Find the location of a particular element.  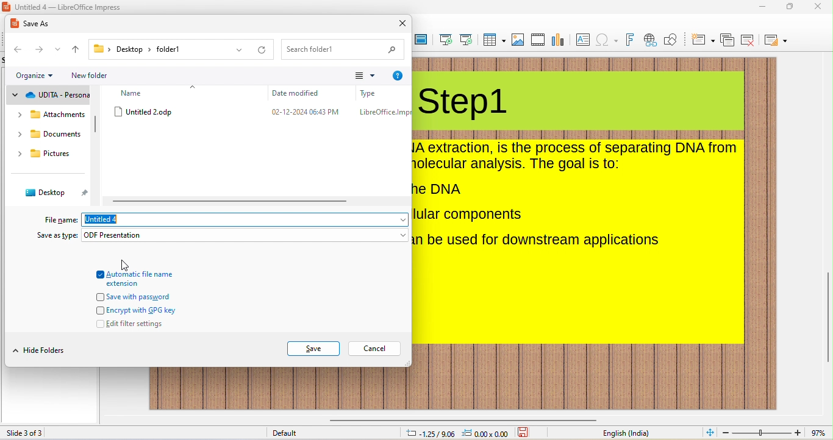

minimize is located at coordinates (763, 7).